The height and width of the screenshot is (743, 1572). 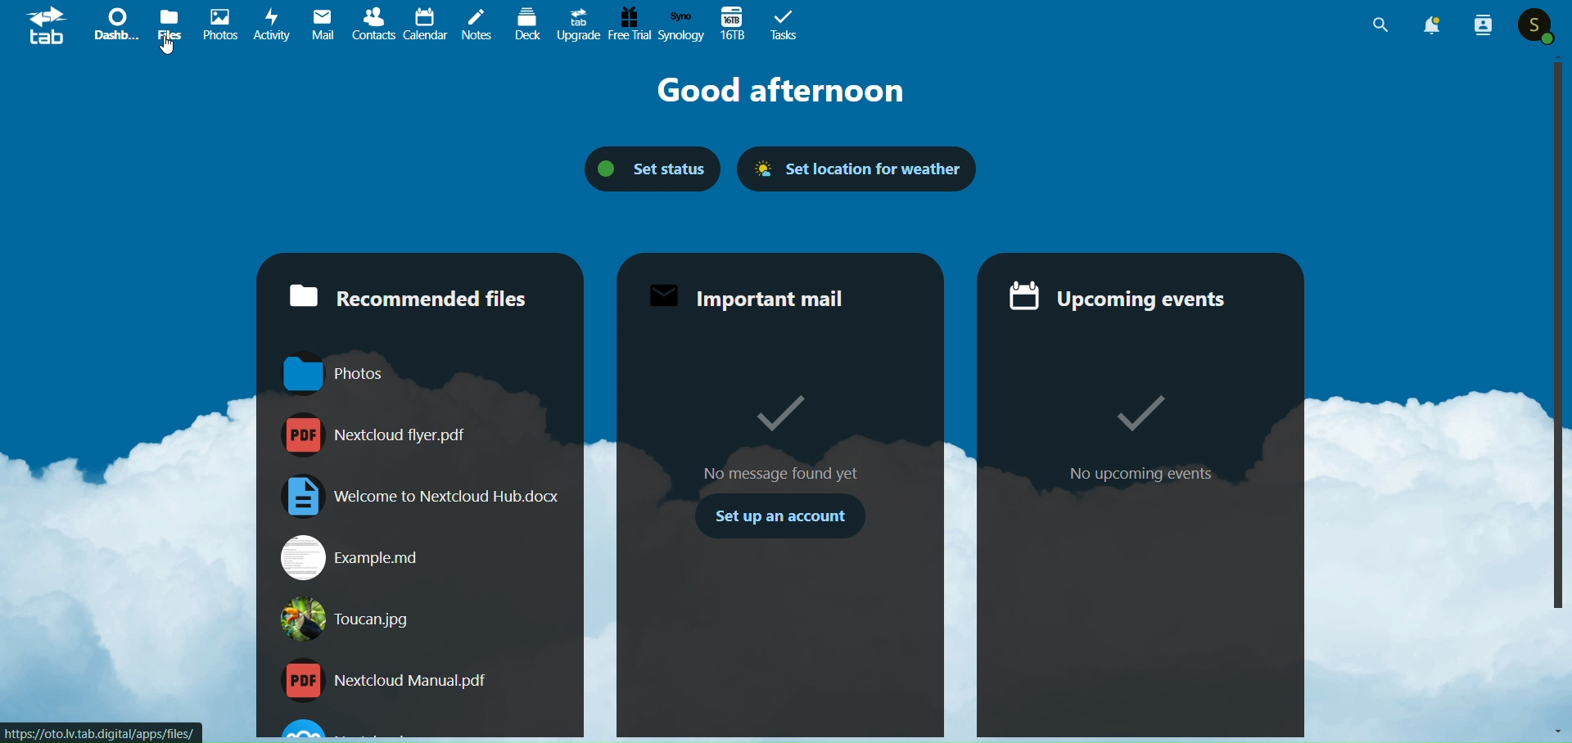 I want to click on upcoming events, so click(x=1128, y=295).